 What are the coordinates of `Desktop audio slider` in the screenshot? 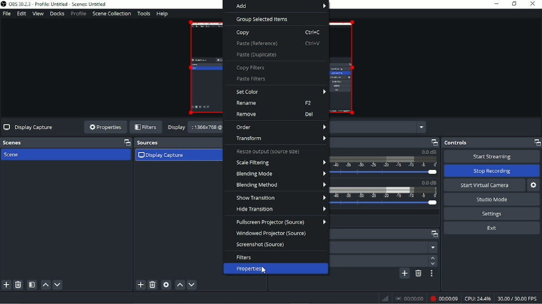 It's located at (385, 163).